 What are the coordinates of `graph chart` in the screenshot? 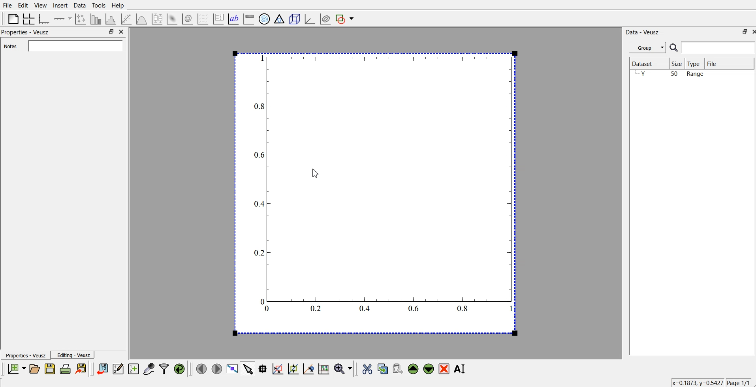 It's located at (376, 192).